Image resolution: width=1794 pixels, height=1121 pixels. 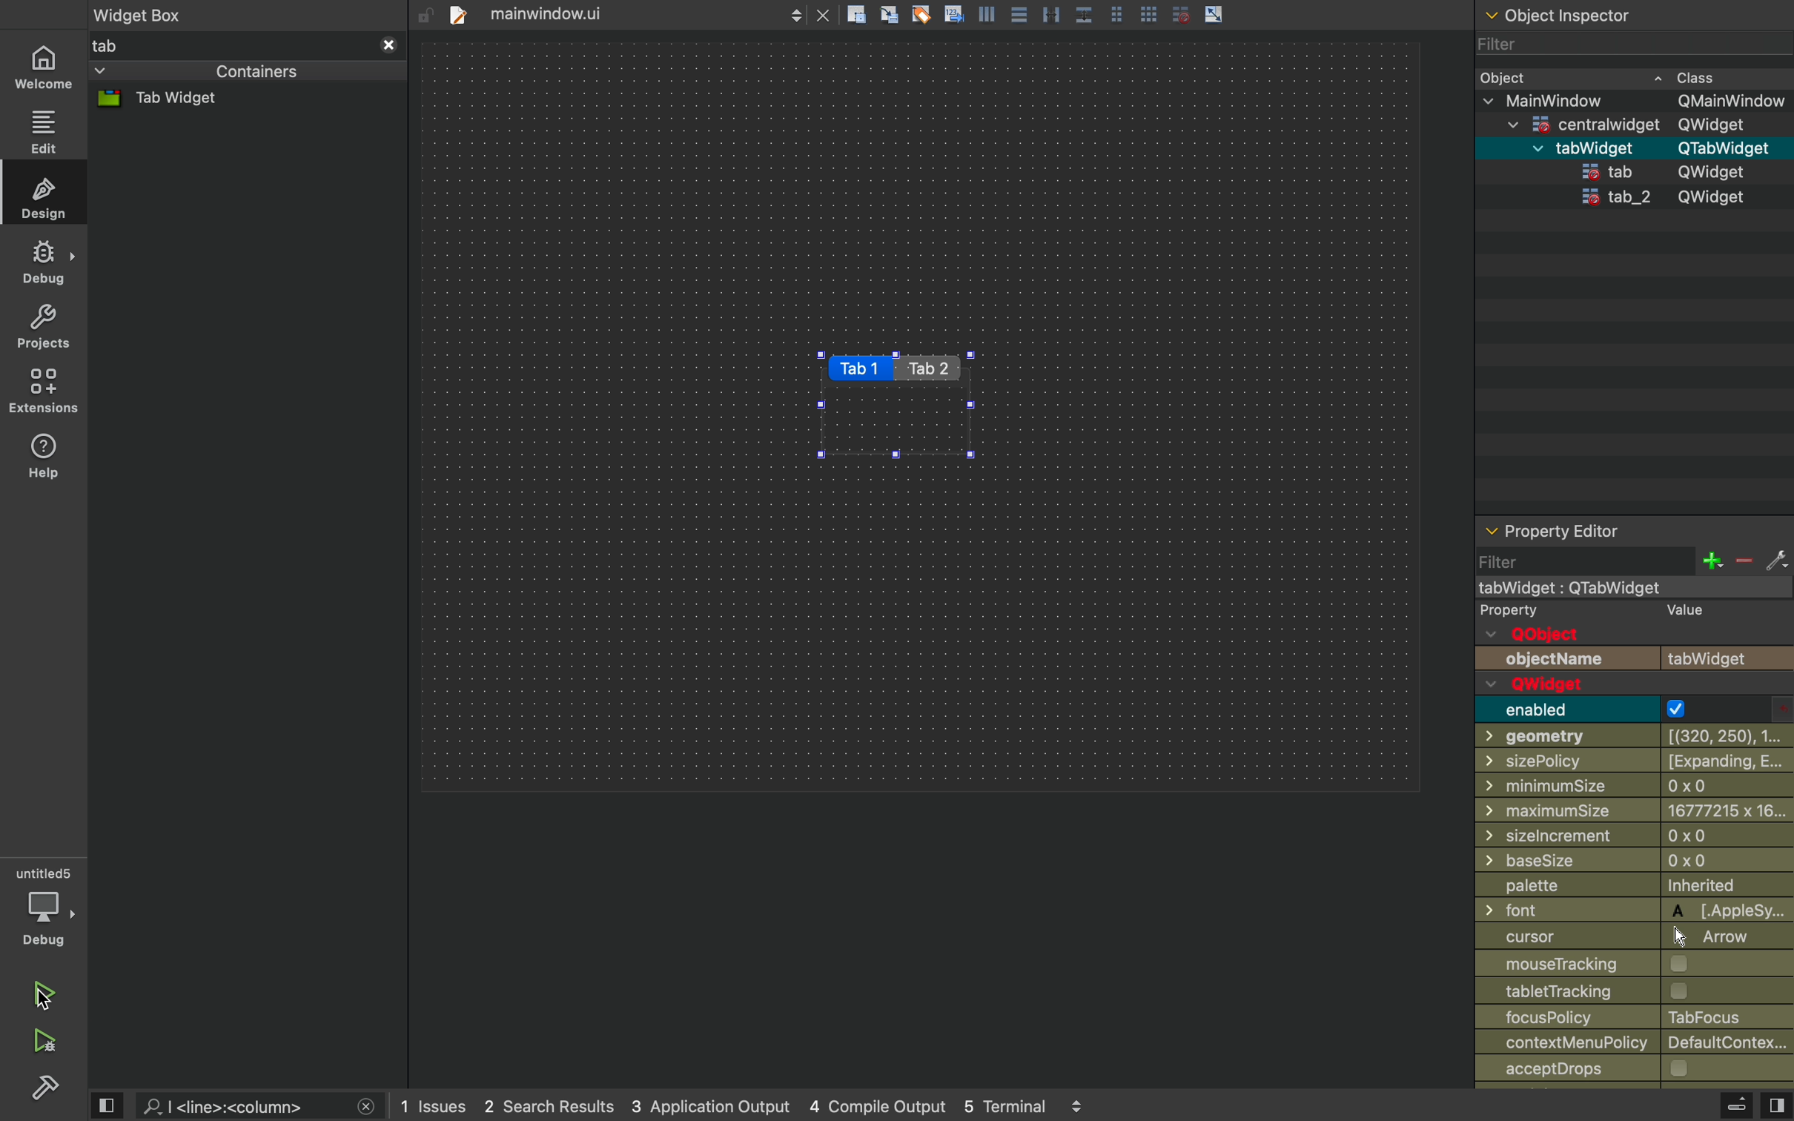 I want to click on view, so click(x=106, y=1107).